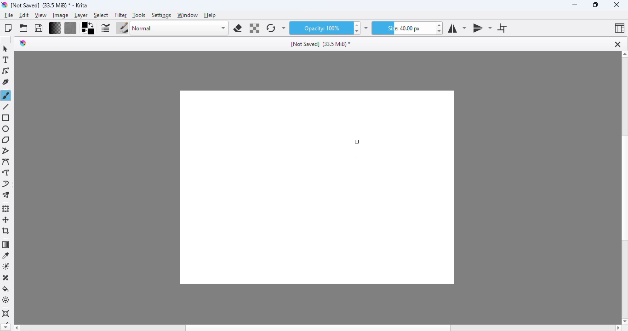 This screenshot has height=331, width=628. I want to click on settings, so click(162, 15).